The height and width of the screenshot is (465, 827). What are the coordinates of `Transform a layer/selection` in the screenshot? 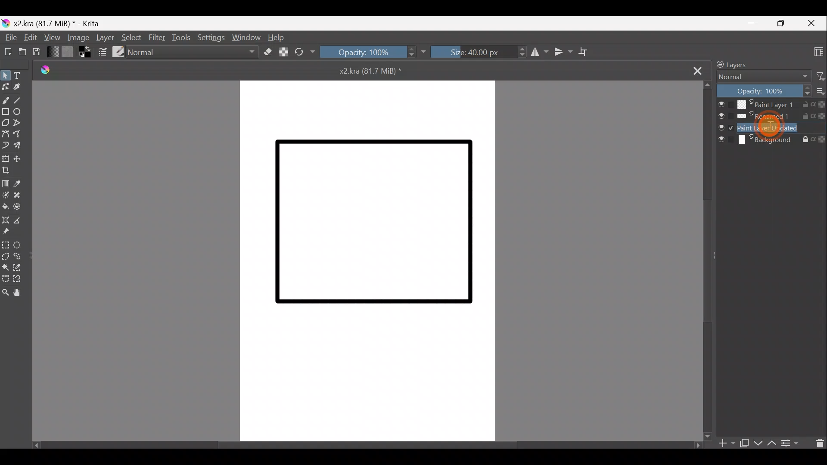 It's located at (6, 156).